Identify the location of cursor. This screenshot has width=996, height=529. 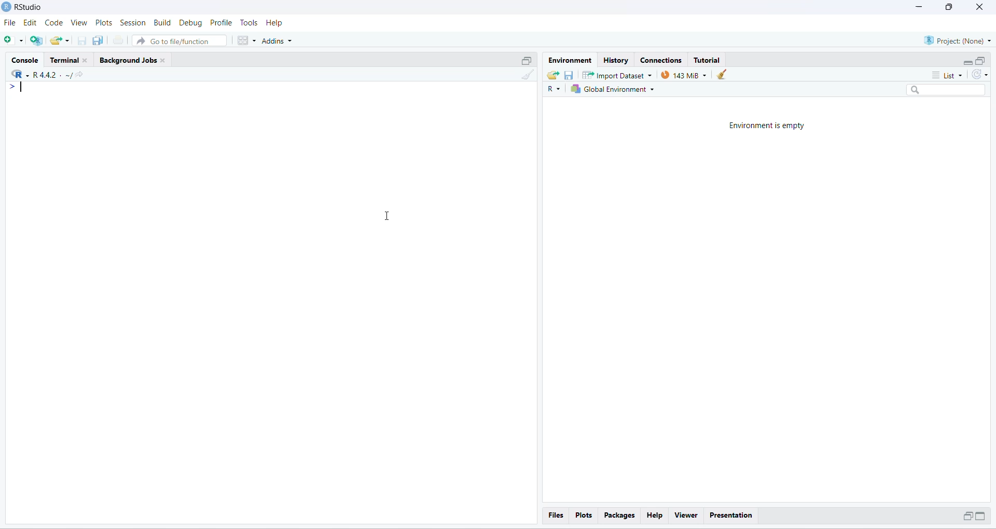
(385, 216).